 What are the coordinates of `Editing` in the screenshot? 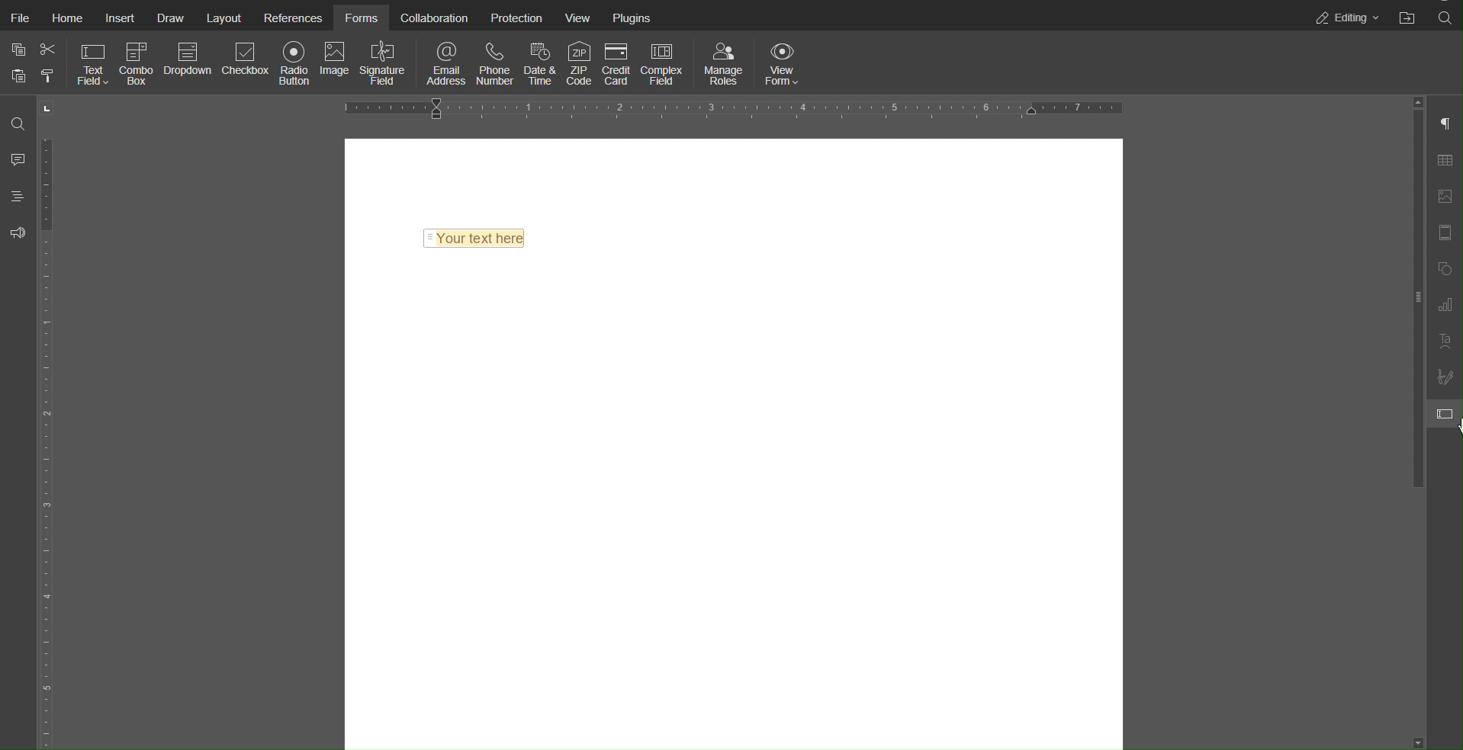 It's located at (1347, 16).